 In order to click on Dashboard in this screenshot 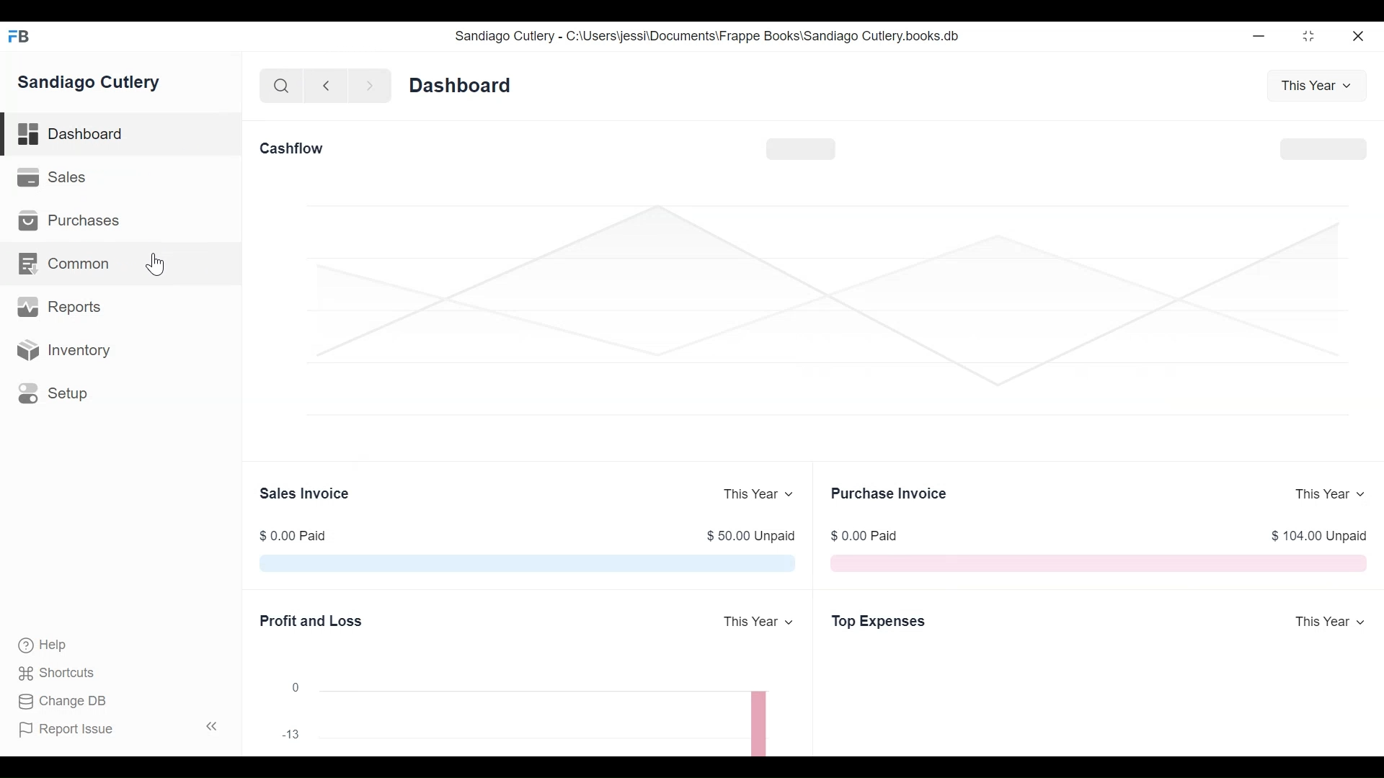, I will do `click(123, 135)`.